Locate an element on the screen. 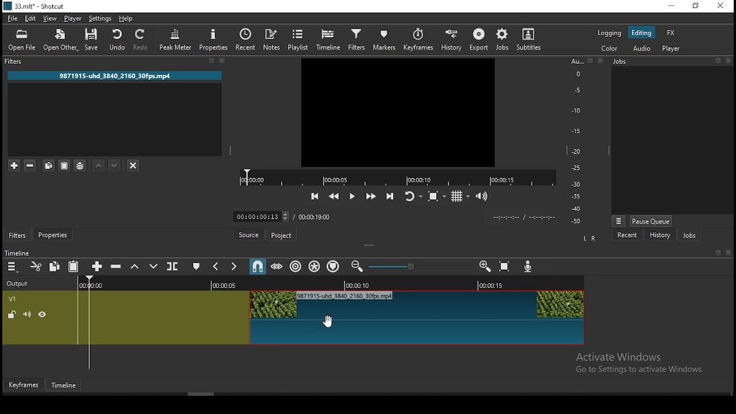  edit is located at coordinates (31, 18).